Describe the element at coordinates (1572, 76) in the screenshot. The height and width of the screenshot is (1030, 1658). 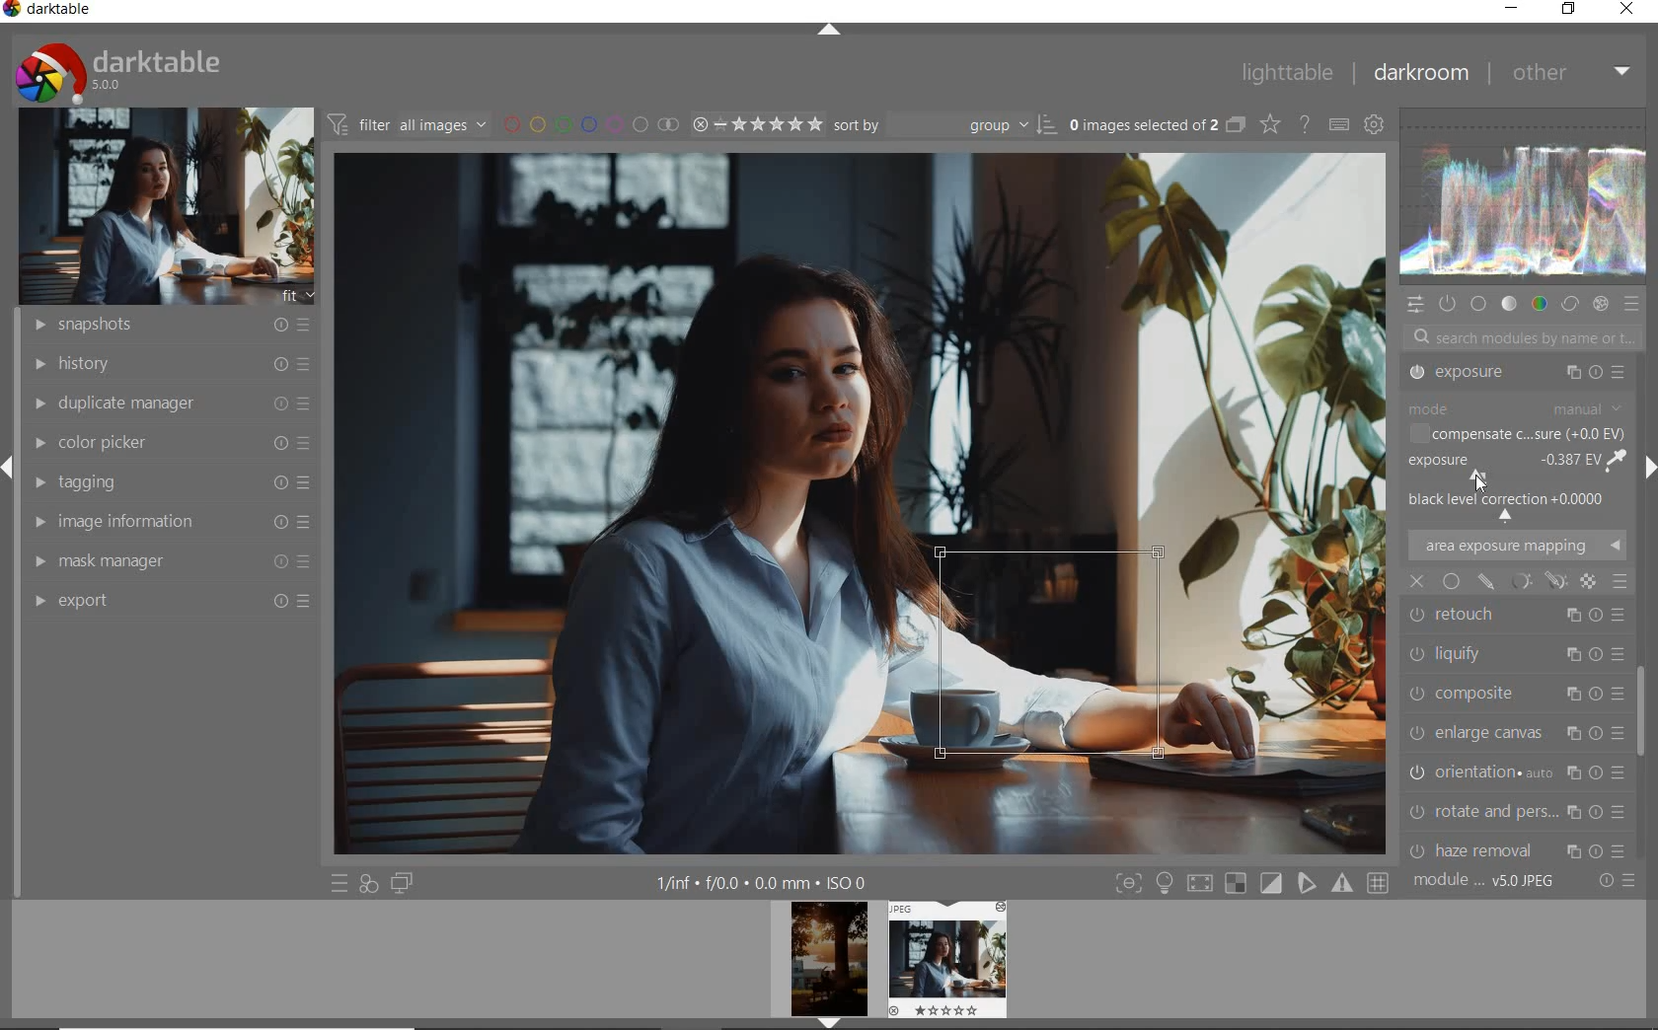
I see `OTHER` at that location.